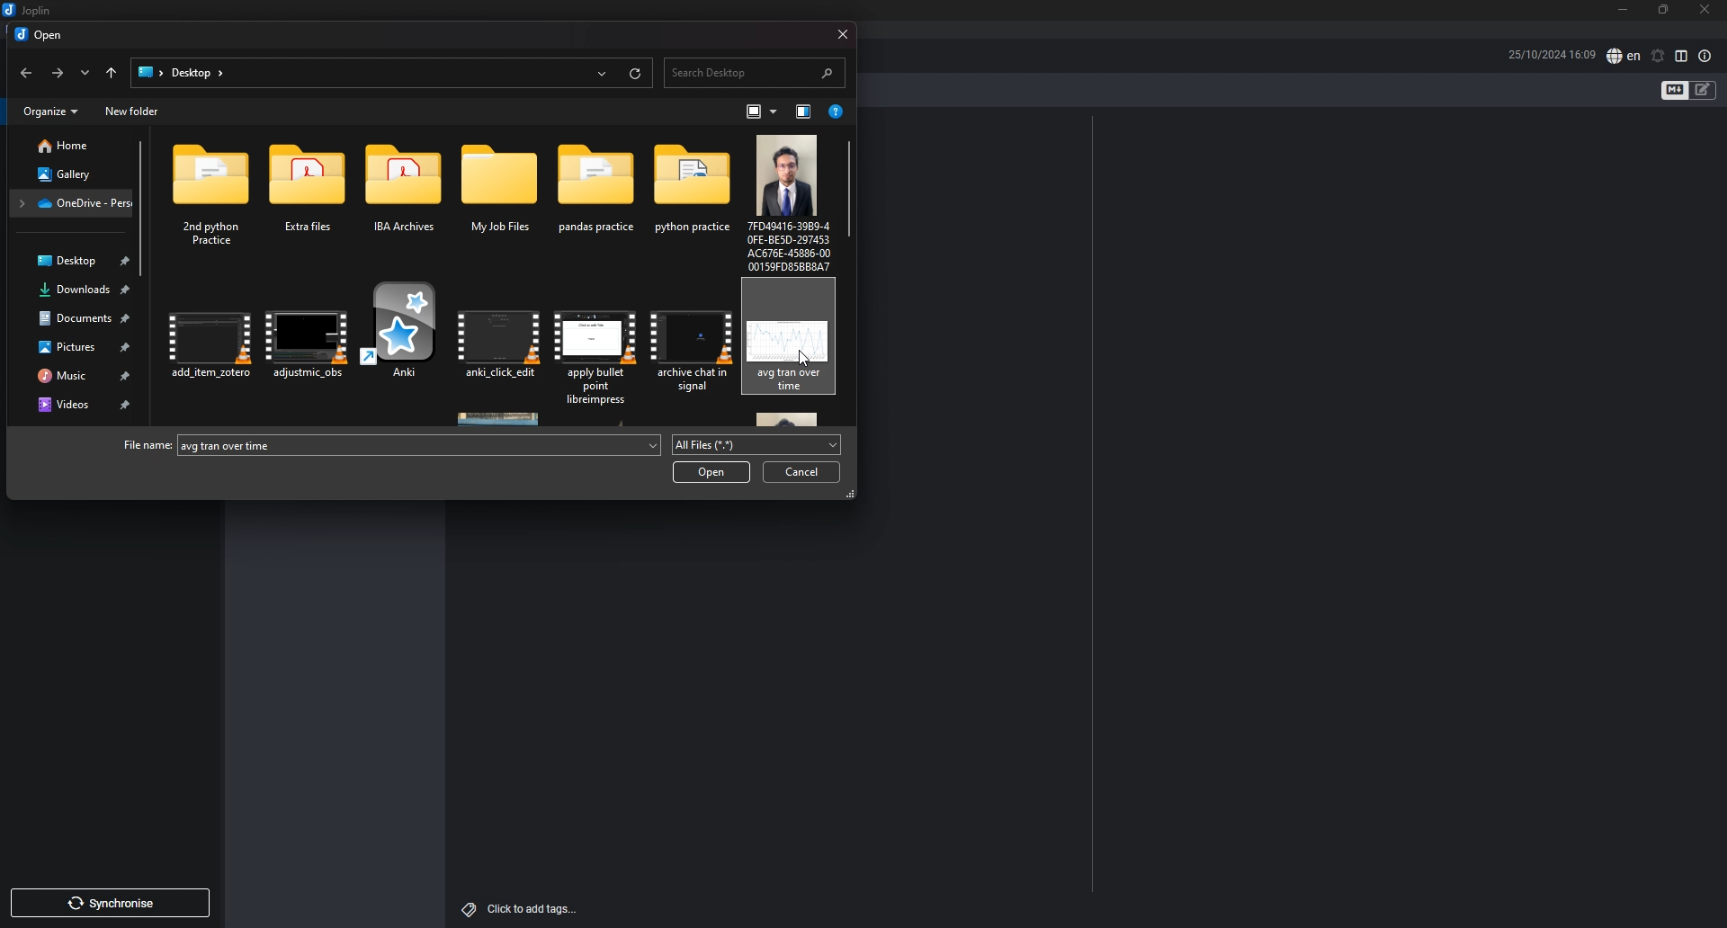 Image resolution: width=1727 pixels, height=928 pixels. I want to click on pandas practice, so click(595, 199).